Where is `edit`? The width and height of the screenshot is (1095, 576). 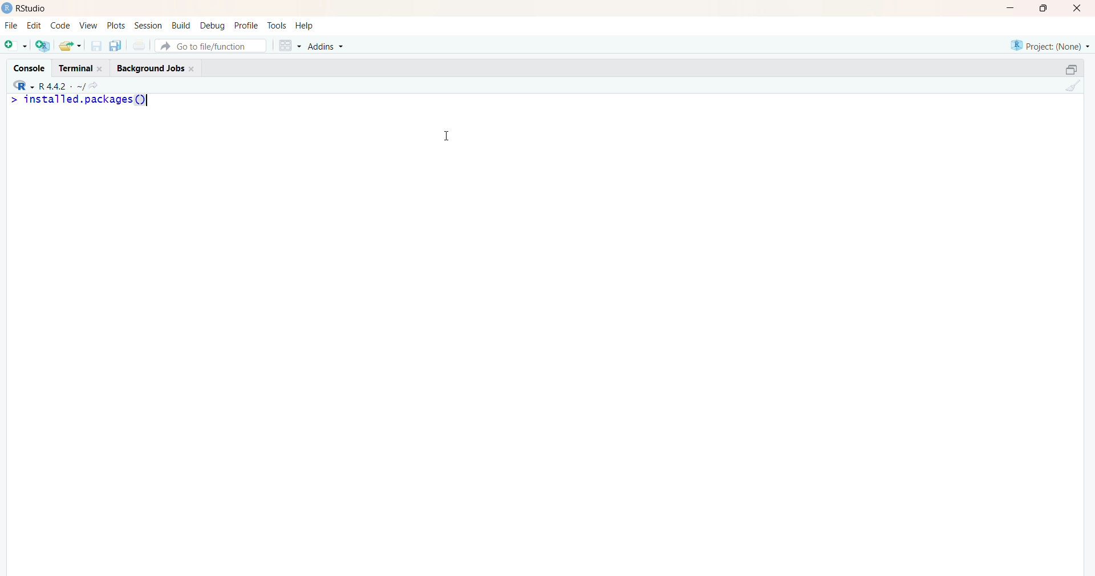
edit is located at coordinates (35, 25).